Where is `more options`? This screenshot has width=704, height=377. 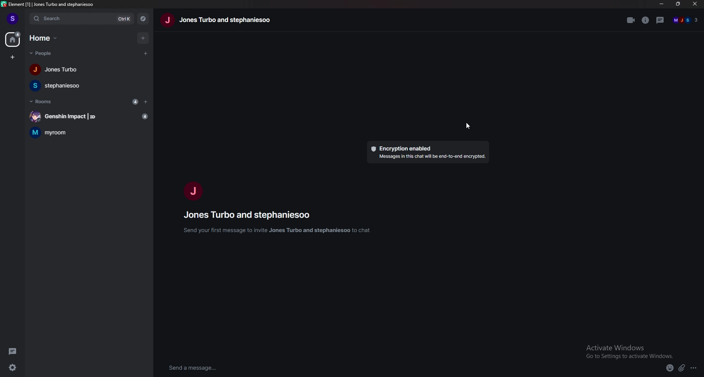
more options is located at coordinates (694, 368).